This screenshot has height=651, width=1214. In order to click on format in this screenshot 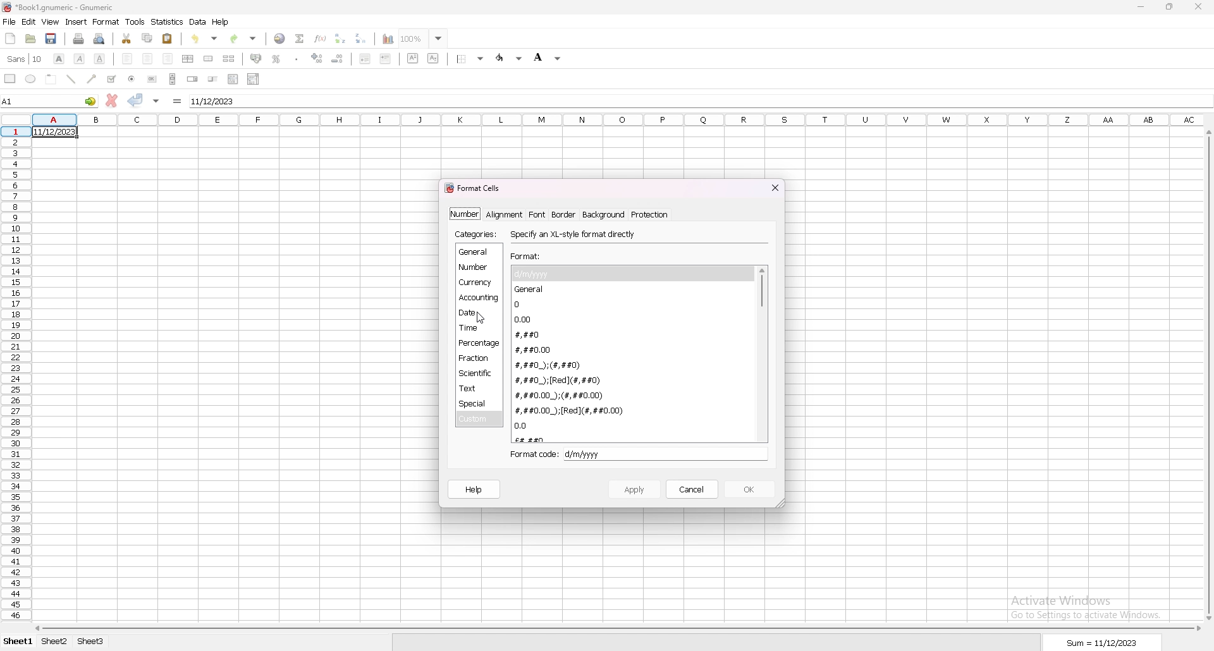, I will do `click(106, 21)`.